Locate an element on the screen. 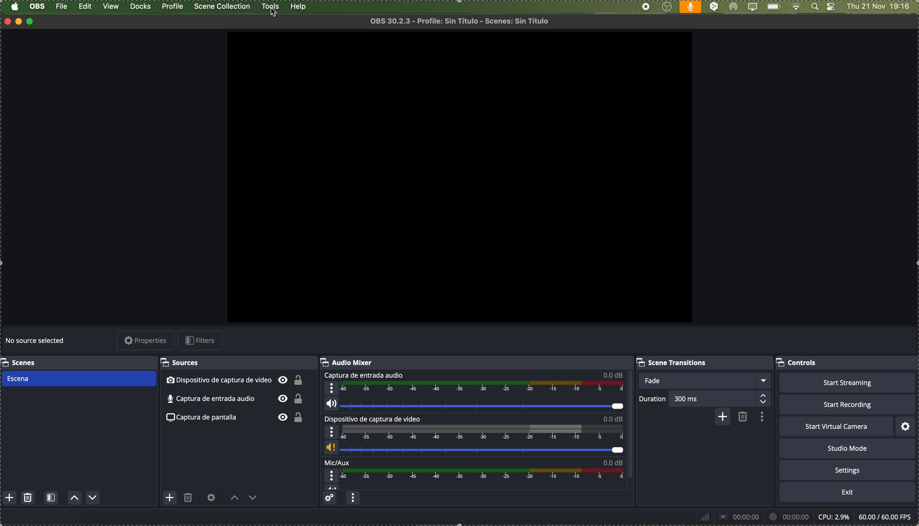 This screenshot has height=526, width=919. video capture device is located at coordinates (474, 436).